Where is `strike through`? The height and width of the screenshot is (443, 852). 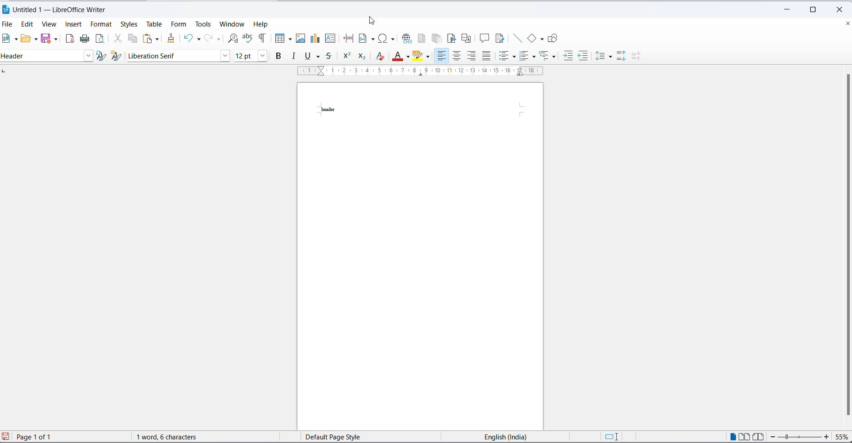 strike through is located at coordinates (329, 57).